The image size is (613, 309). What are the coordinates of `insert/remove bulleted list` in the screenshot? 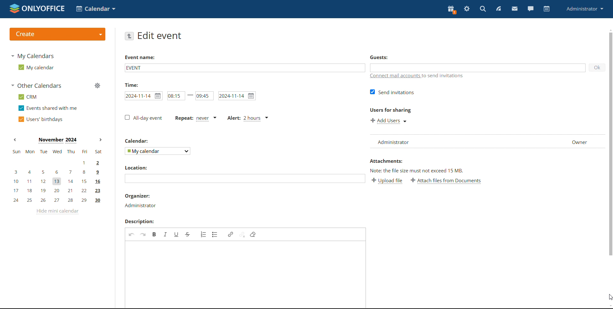 It's located at (215, 235).